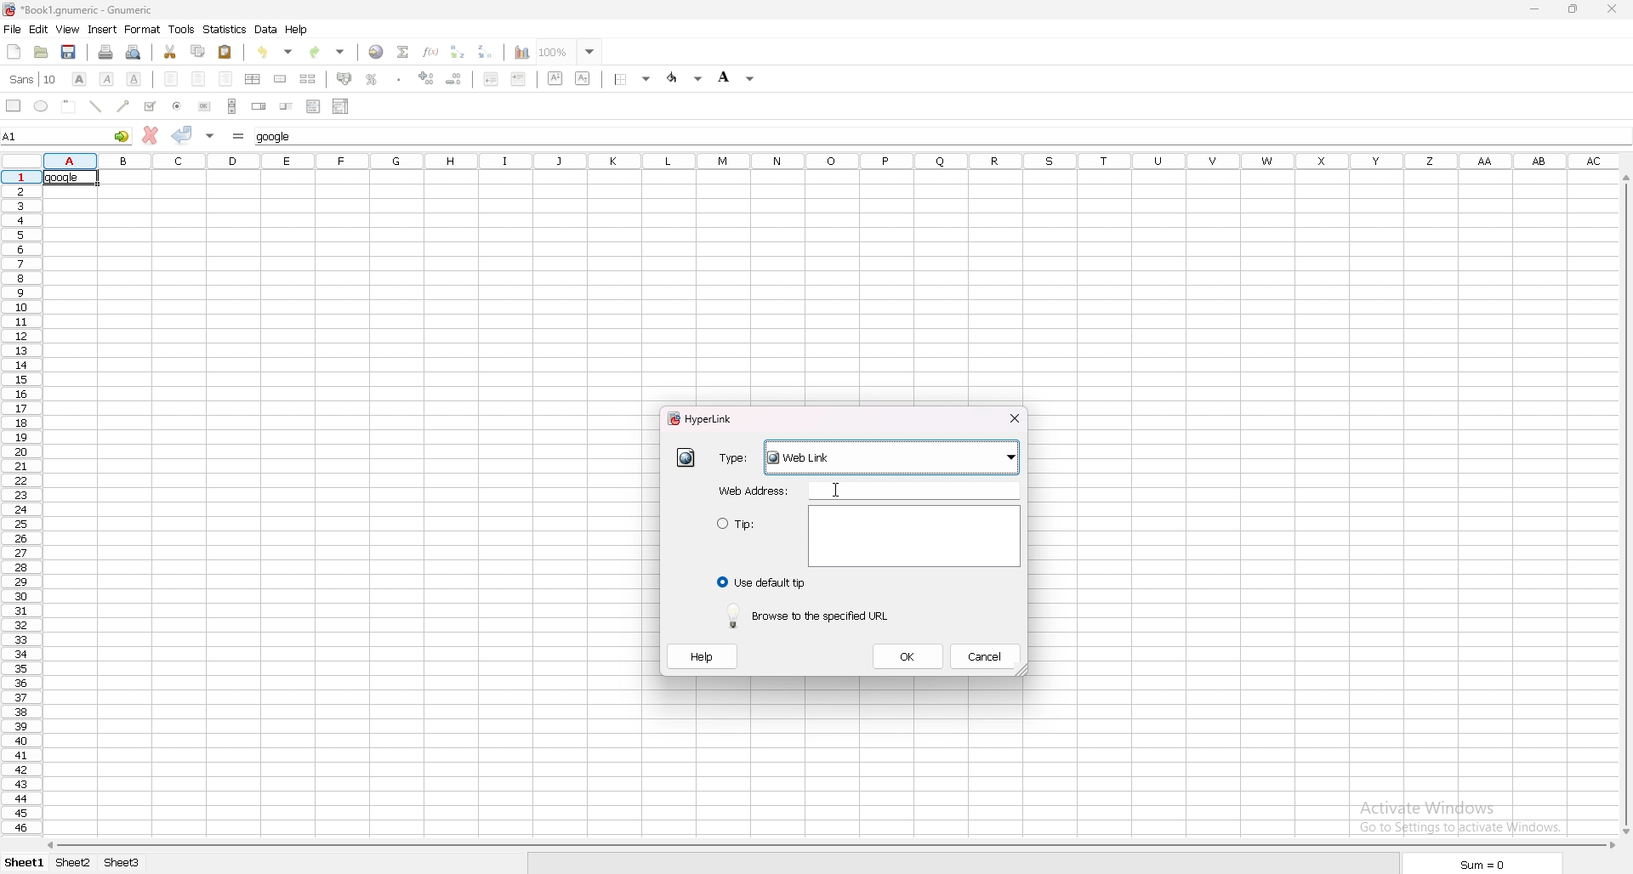 The height and width of the screenshot is (874, 1633). What do you see at coordinates (1013, 417) in the screenshot?
I see `close` at bounding box center [1013, 417].